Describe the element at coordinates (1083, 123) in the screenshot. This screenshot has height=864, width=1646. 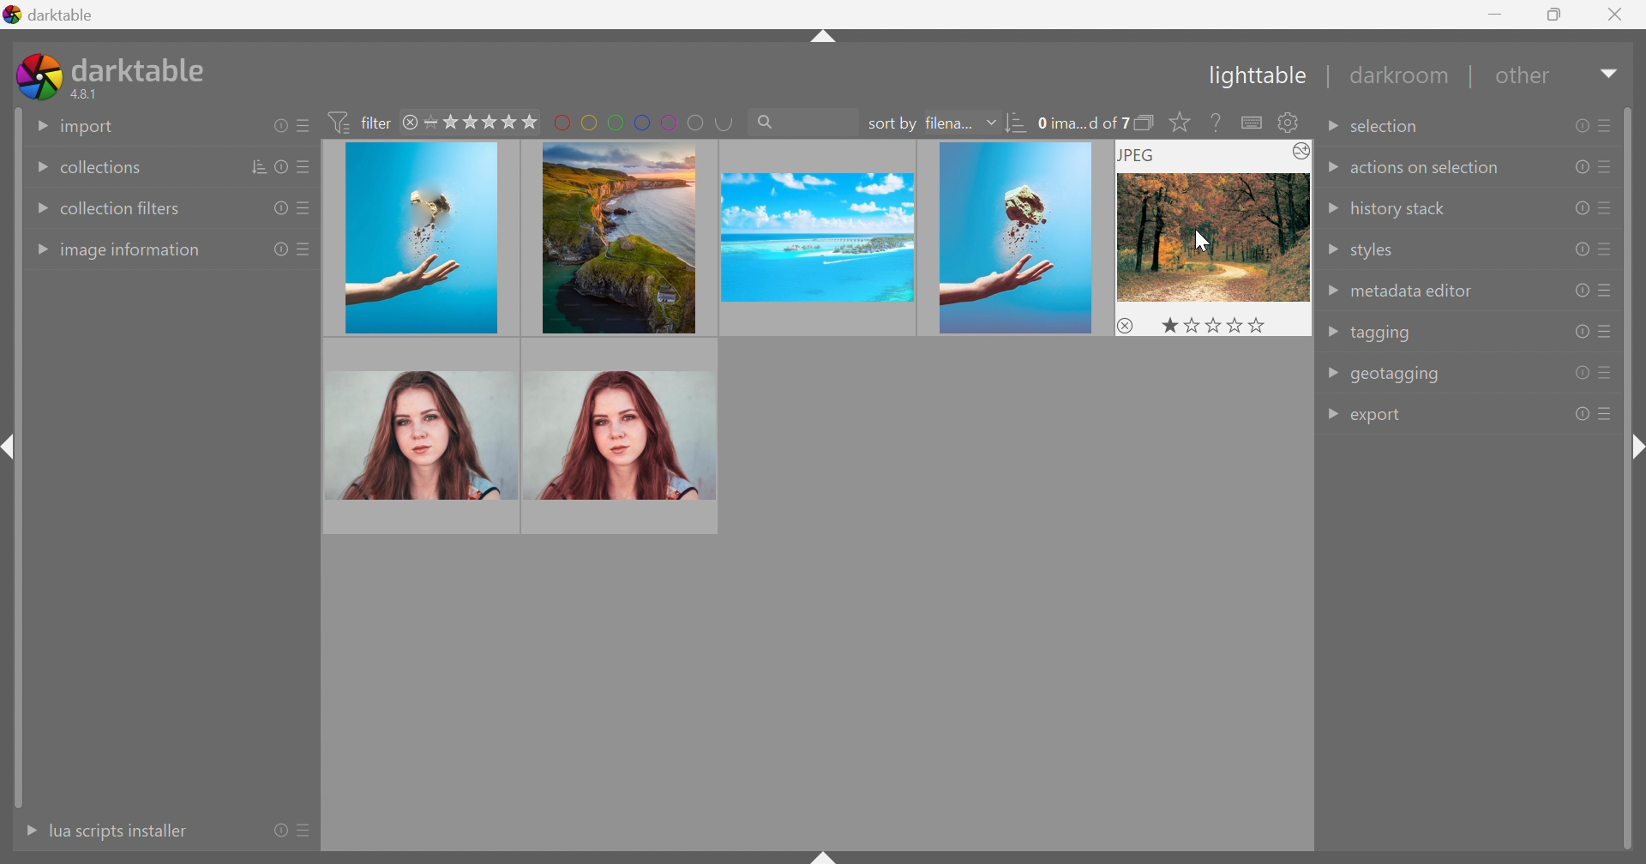
I see `0 ima...d of 7` at that location.